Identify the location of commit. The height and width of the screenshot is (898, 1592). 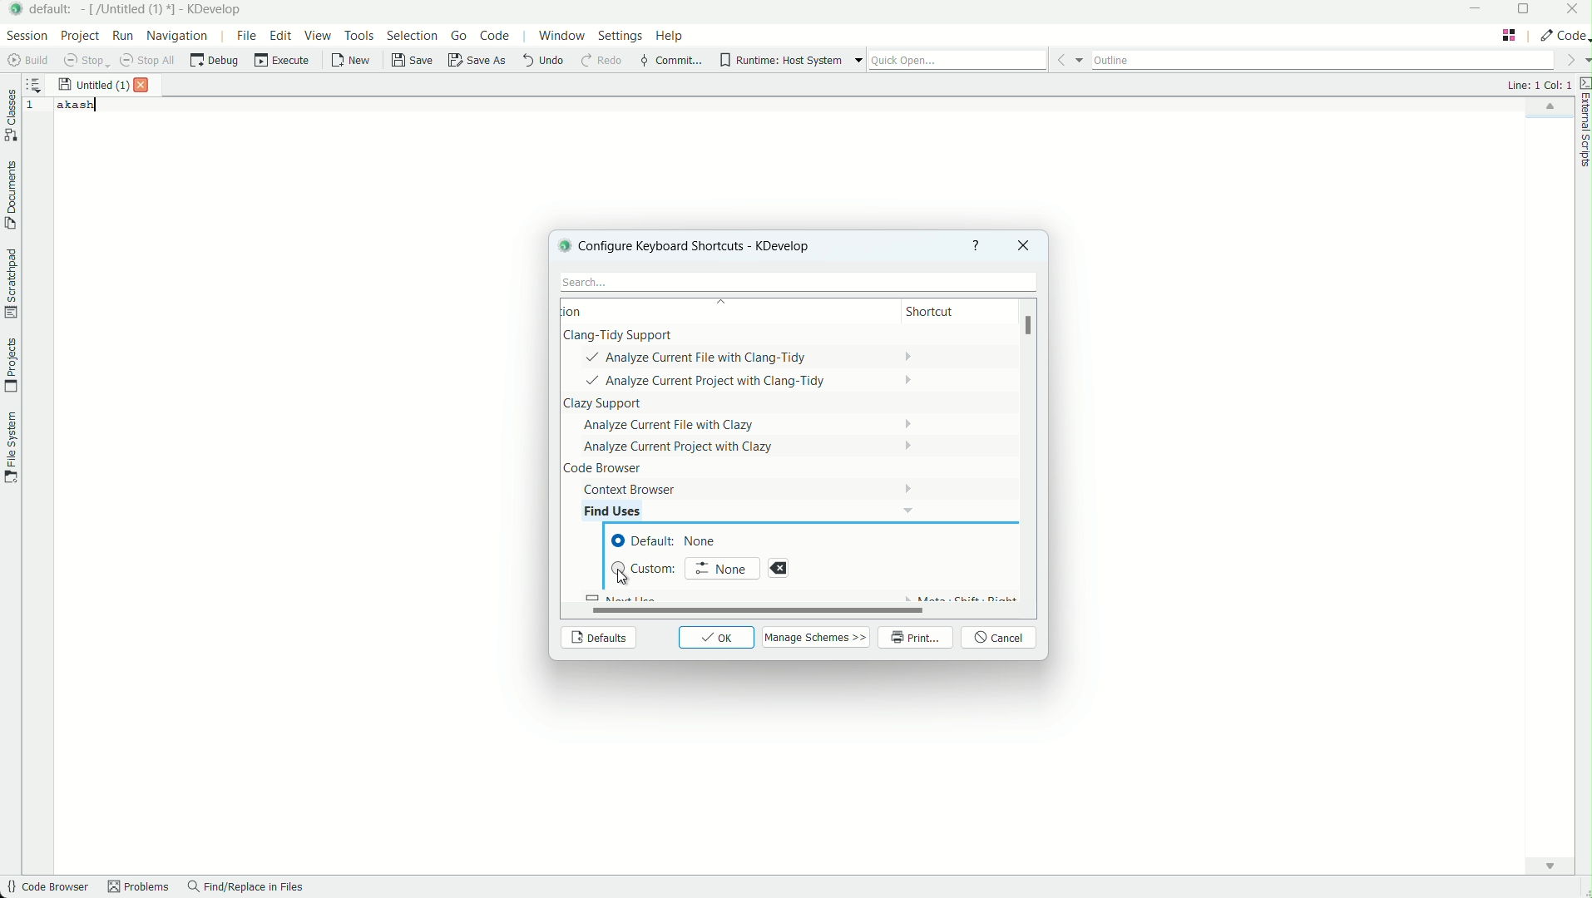
(670, 62).